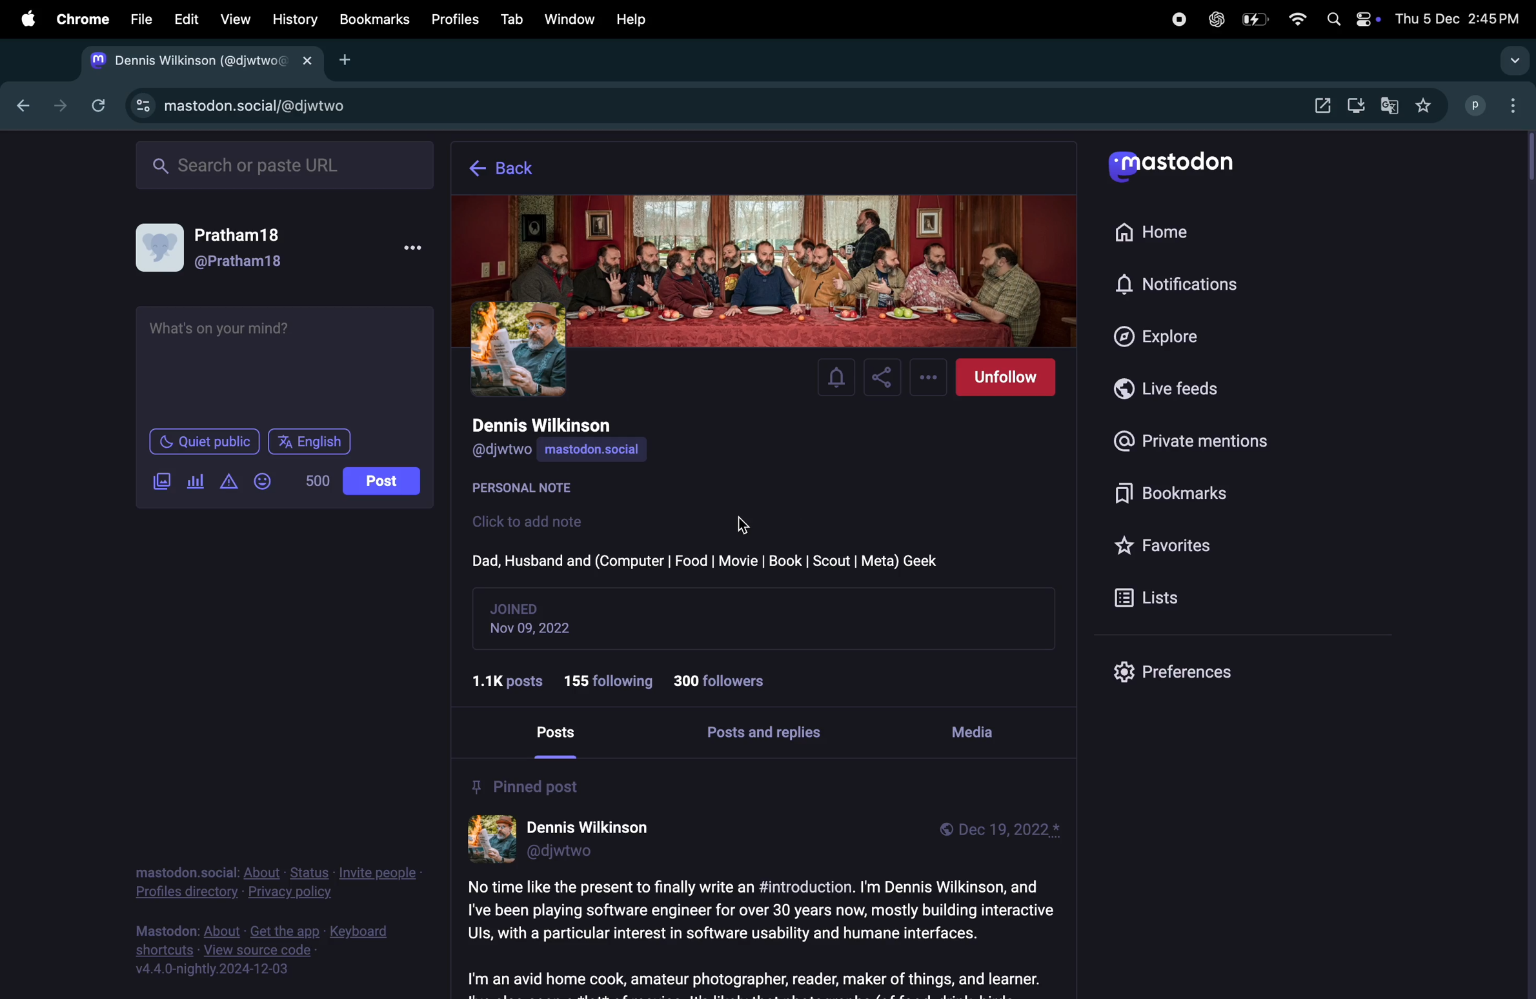  I want to click on bookmarks, so click(1171, 492).